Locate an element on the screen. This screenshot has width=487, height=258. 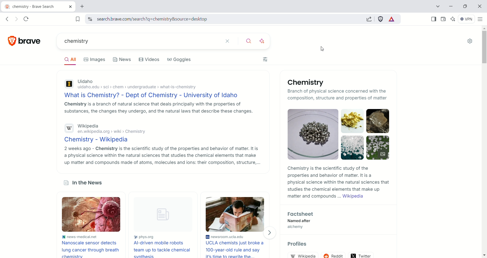
close is located at coordinates (480, 7).